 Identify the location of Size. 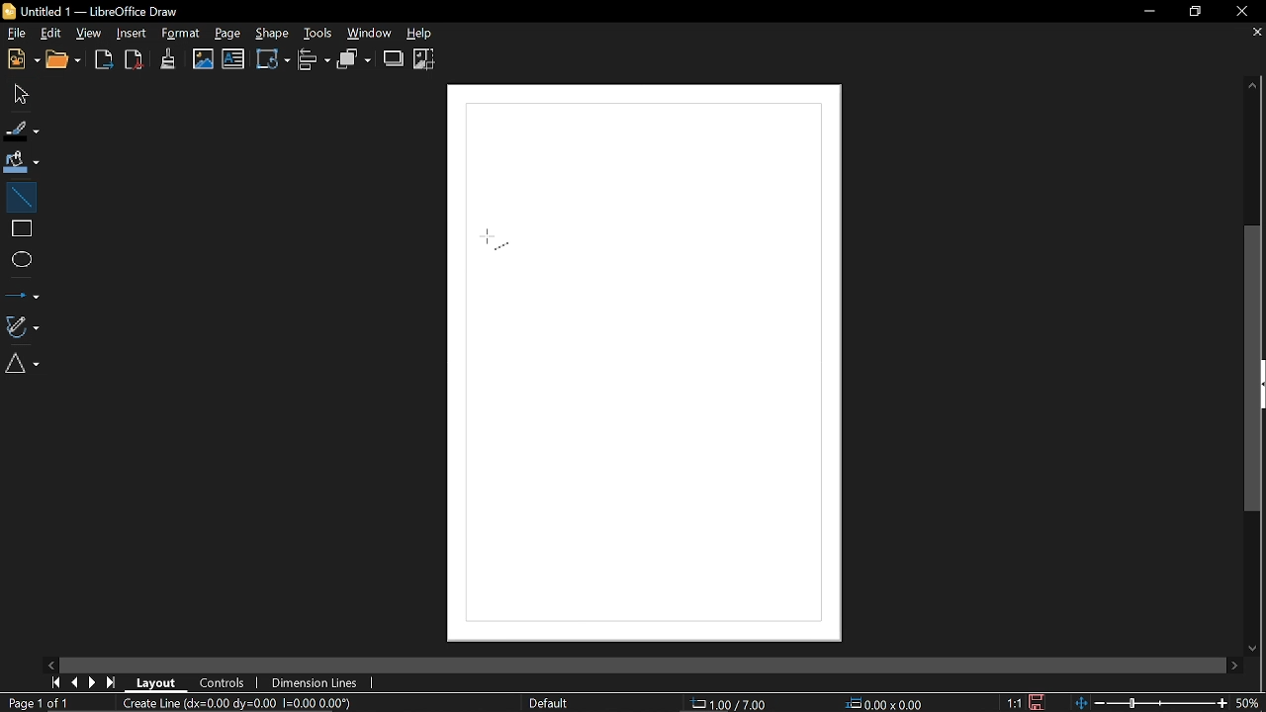
(893, 702).